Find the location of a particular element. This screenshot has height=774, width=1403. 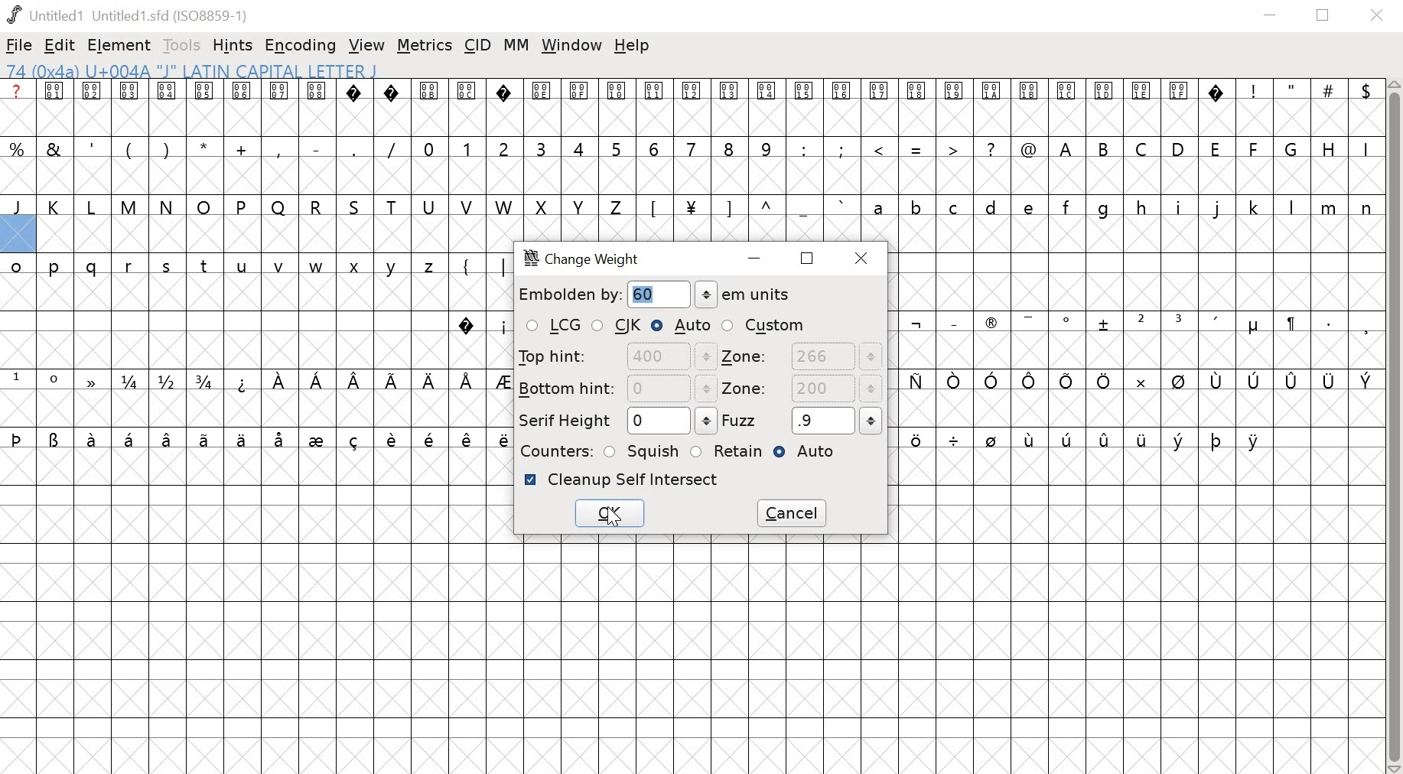

special characters is located at coordinates (1304, 91).